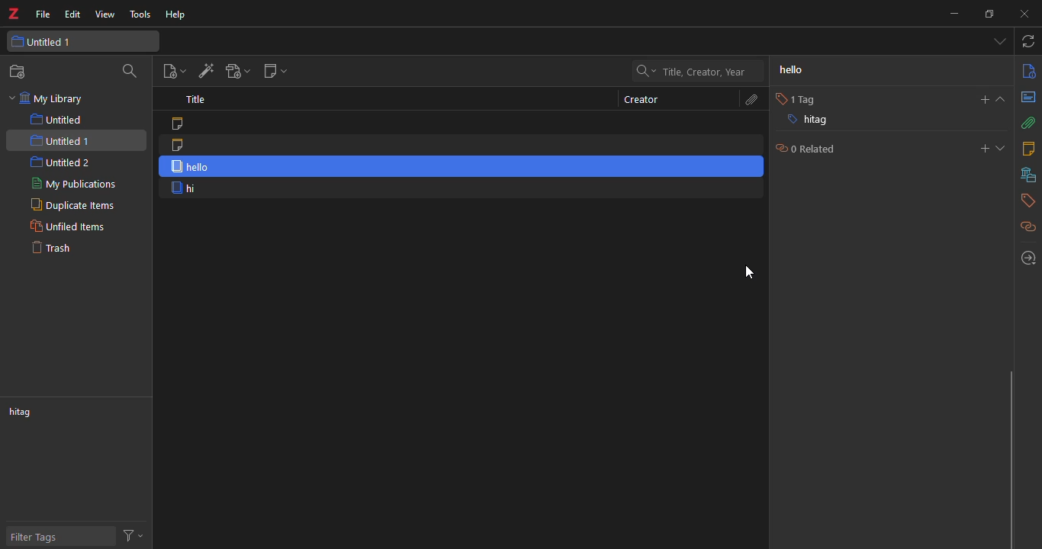  Describe the element at coordinates (140, 14) in the screenshot. I see `tools` at that location.